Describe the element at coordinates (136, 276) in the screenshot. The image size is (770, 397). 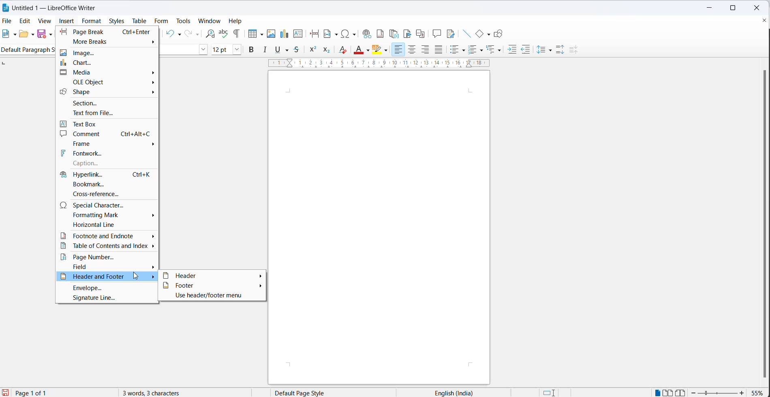
I see `cursor` at that location.